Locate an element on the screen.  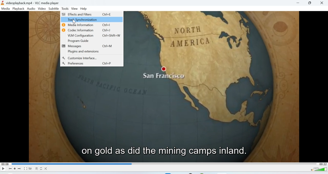
Ctrl+P is located at coordinates (108, 64).